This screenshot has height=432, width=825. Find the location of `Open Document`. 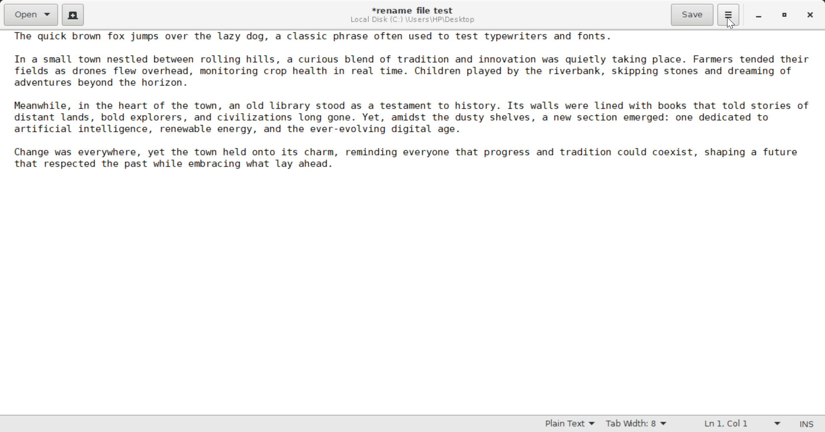

Open Document is located at coordinates (31, 15).